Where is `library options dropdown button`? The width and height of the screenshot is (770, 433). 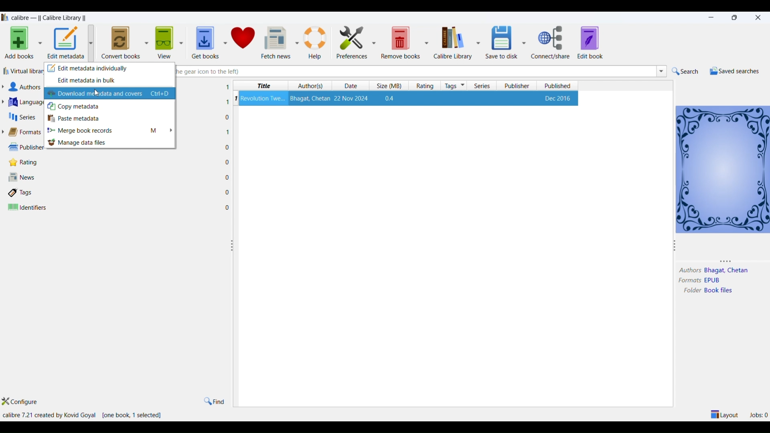
library options dropdown button is located at coordinates (477, 42).